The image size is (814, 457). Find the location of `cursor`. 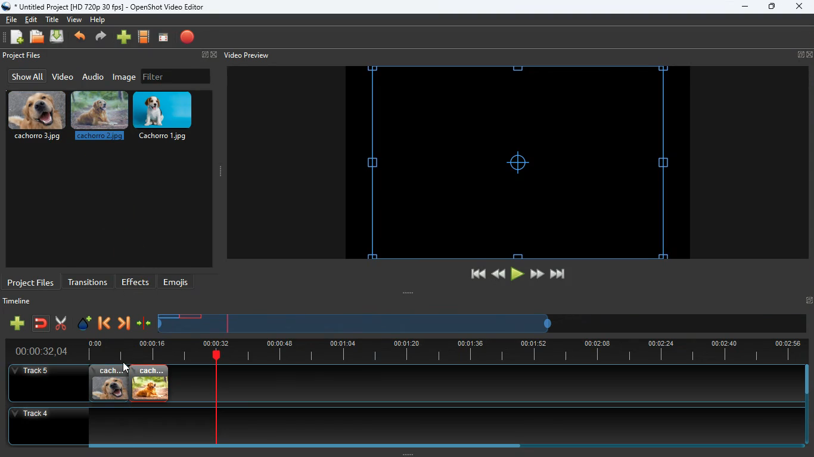

cursor is located at coordinates (126, 367).